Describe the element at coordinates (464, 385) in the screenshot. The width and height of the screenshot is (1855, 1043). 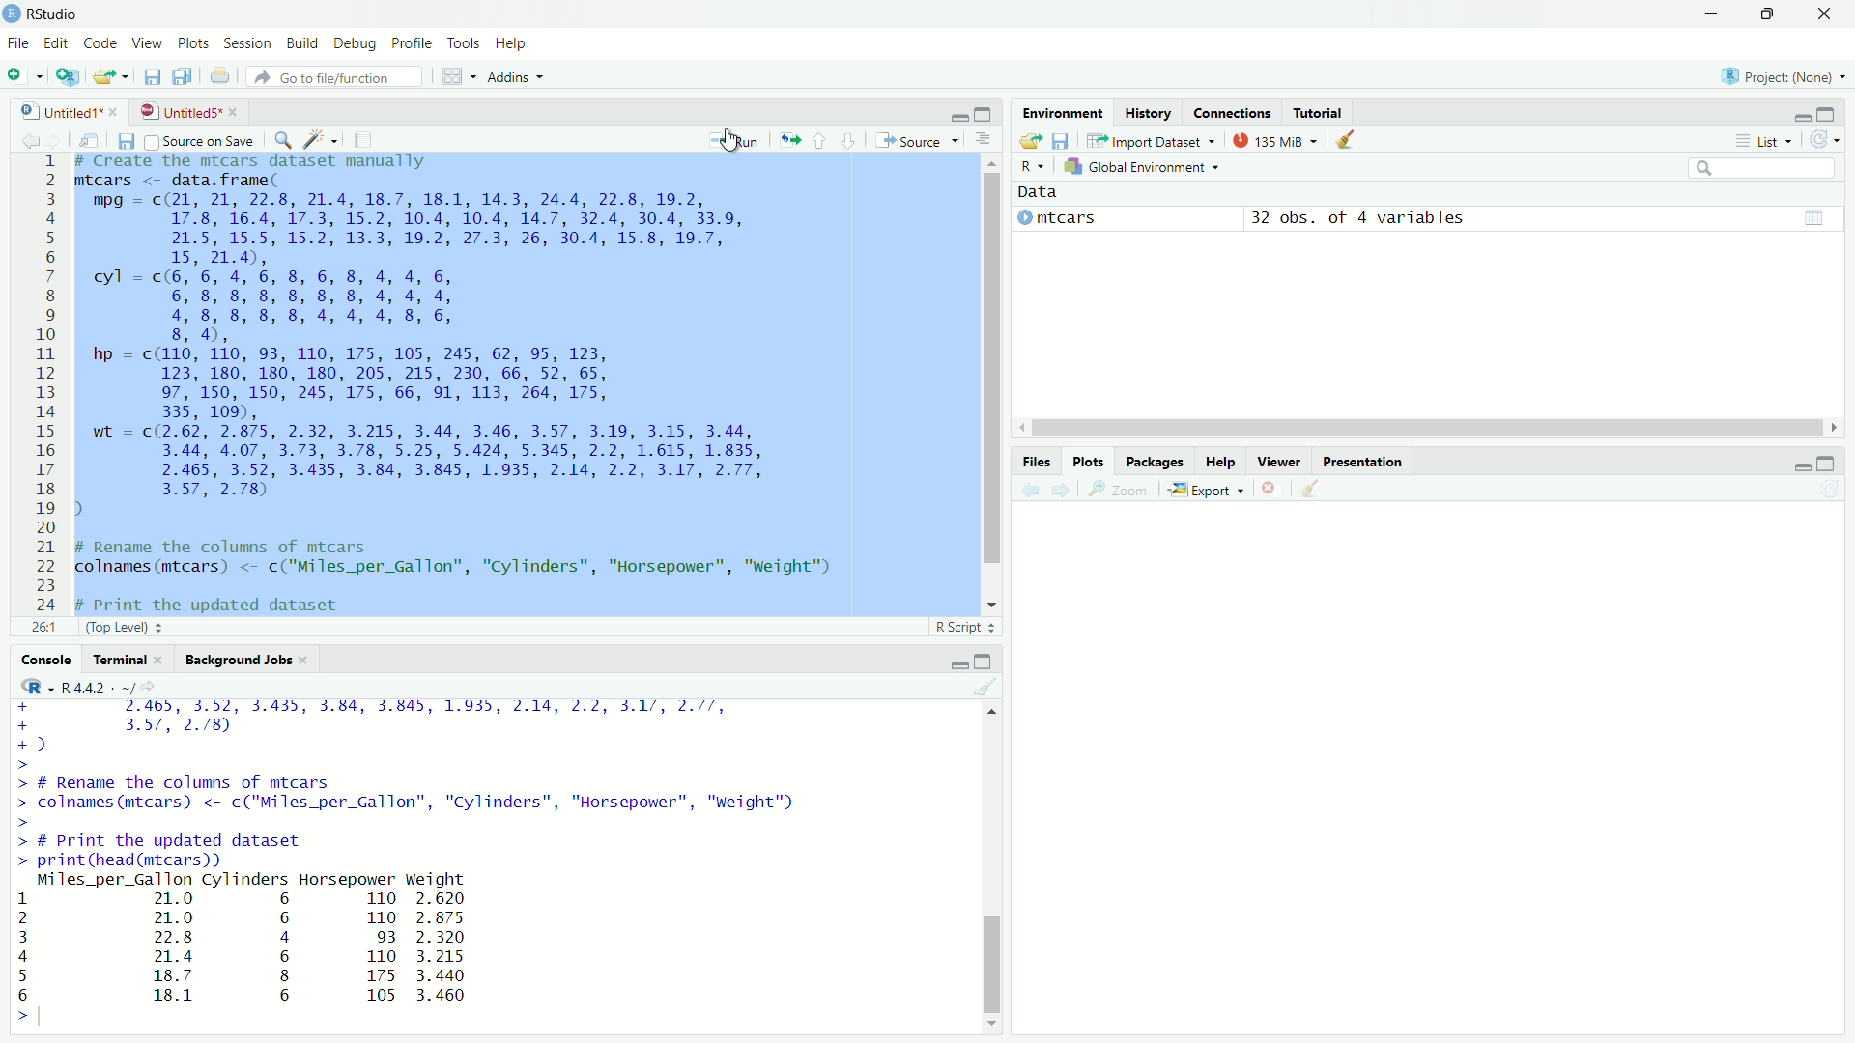
I see `1 # Create the mtcars dataset manually

2 mtcars <- data.frame(

BE mpg = c(21, 21, 22.8, 21.4, 18.7, 18.1, 14.3, 24.4, 22.8, 19.2,

4 17.8, 16.4, 17.3, 15.2, 10.4, 10.4, 14.7, 32.4, 30.4, 33.9,
5 21.5, 15.5, 15.2, 13.3, 19.2, 27.3, 26, 30.4, 15.8, 19.7,

6 15, 21.4),

7 cyl = c(6, 6, 4, 6, 8, 6, 8, 4, 4, 6,

8 6, 8, 8, 8, 8, 8, 8, 4, 4, 4,

9 4,8,8,8,8,4,4,4,8,6,

10 8, 4),

11 hp = c(110, 110, 93, 110, 175, 105, 245, 62, 95, 123,

12 123, 180, 180, 180, 205, 215, 230, 66, 52, 65, I

13 97, 150, 150, 245, 175, 66, 91, 113, 264, 175,

14 335, 109),

15 wt = c(2.62, 2.875, 2.32, 3.215, 3.44, 3.46, 3.57, 3.19, 3.15, 3.44,
16 3.44, 4.07, 3.73, 3.78, 5.25, 5.424, 5.345, 2.2, 1.615, 1.835,
17 2.465, 3.52, 3.435, 3.84, 3.845, 1.935, 2.14, 2.2, 3.17, 2.77,
18 3.57, 2.78)

19 )

20

21 # Rename the columns of mtcars

22 colnames(mtcars) <- c("Miles_per_Gallon", "Cylinders", "Horsepower", "weight")
23

TIE ER Py,` at that location.